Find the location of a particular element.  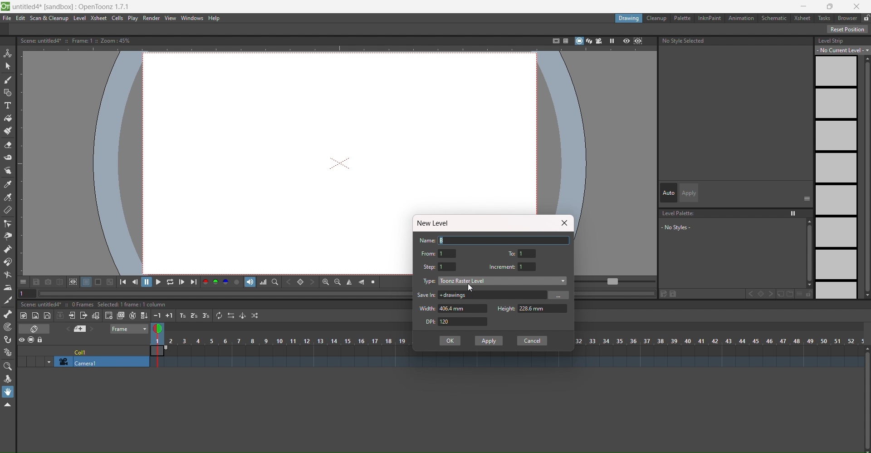

apply is located at coordinates (489, 340).